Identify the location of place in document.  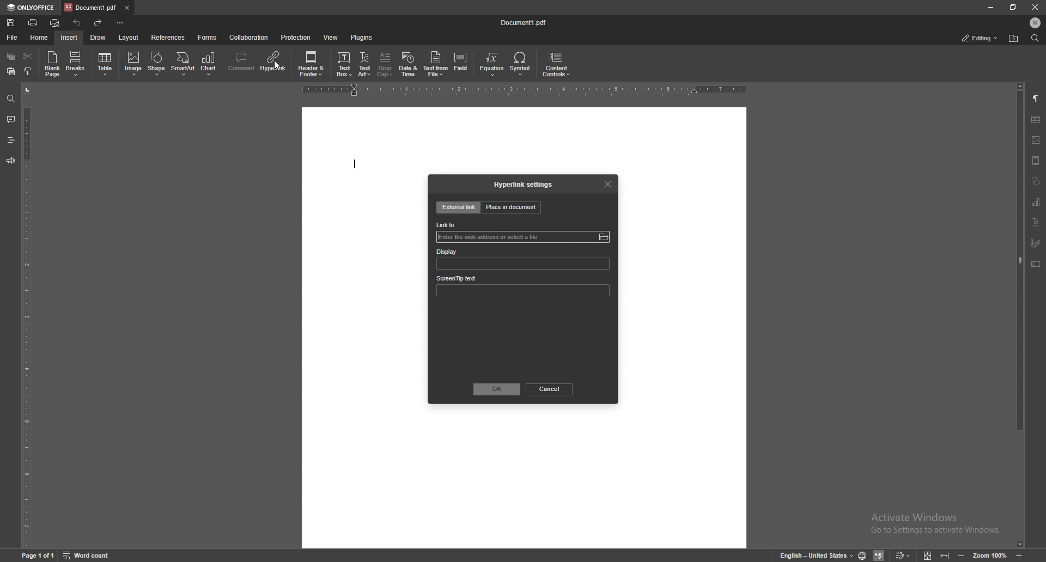
(511, 207).